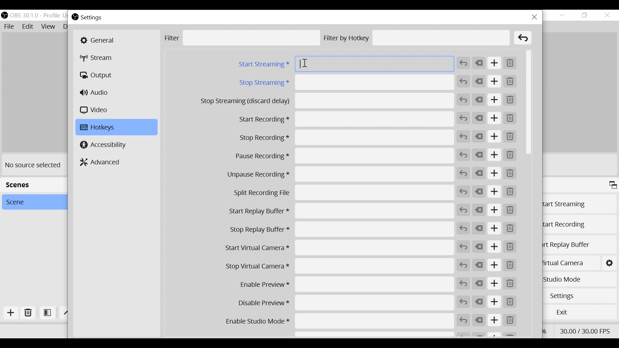 The height and width of the screenshot is (348, 619). Describe the element at coordinates (464, 191) in the screenshot. I see `Revert` at that location.